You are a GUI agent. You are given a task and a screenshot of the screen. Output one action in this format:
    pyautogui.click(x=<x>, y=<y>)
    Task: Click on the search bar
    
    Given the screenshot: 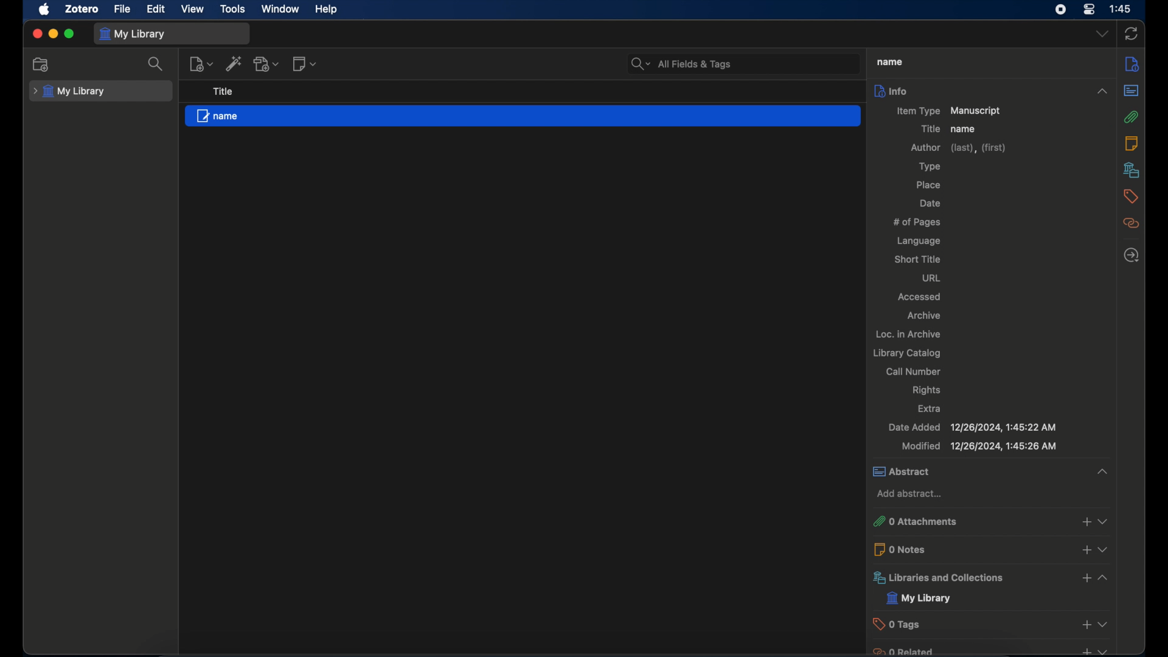 What is the action you would take?
    pyautogui.click(x=681, y=64)
    